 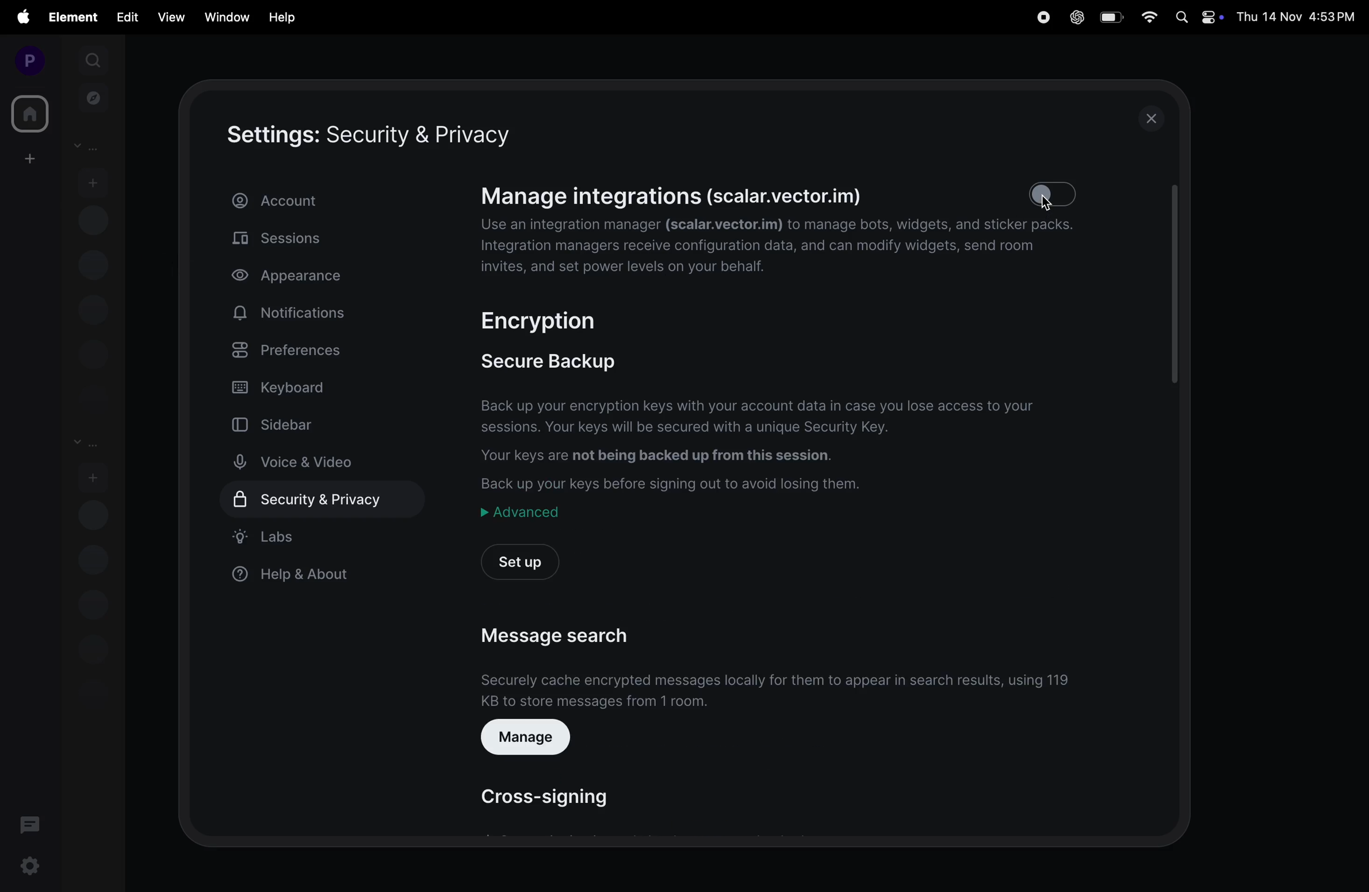 What do you see at coordinates (1075, 17) in the screenshot?
I see `chat gpt` at bounding box center [1075, 17].